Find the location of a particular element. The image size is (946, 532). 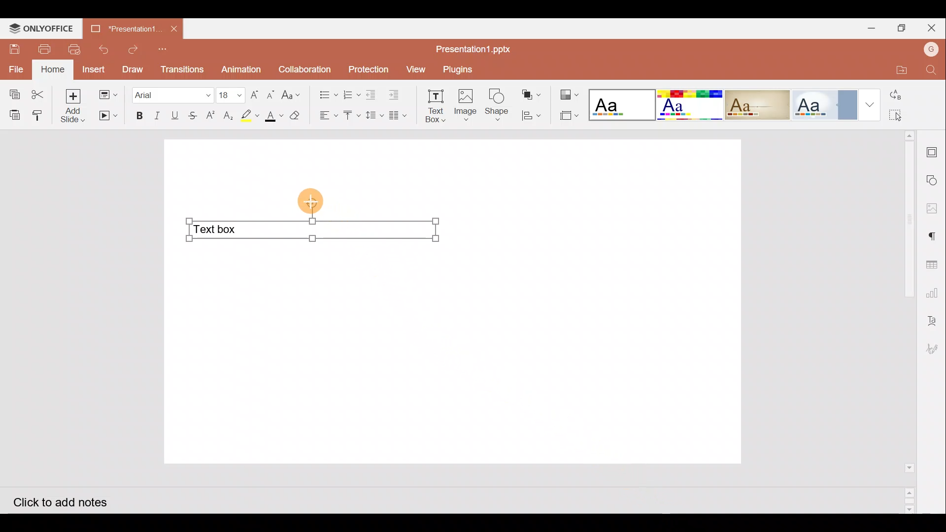

Decrease indent is located at coordinates (372, 94).